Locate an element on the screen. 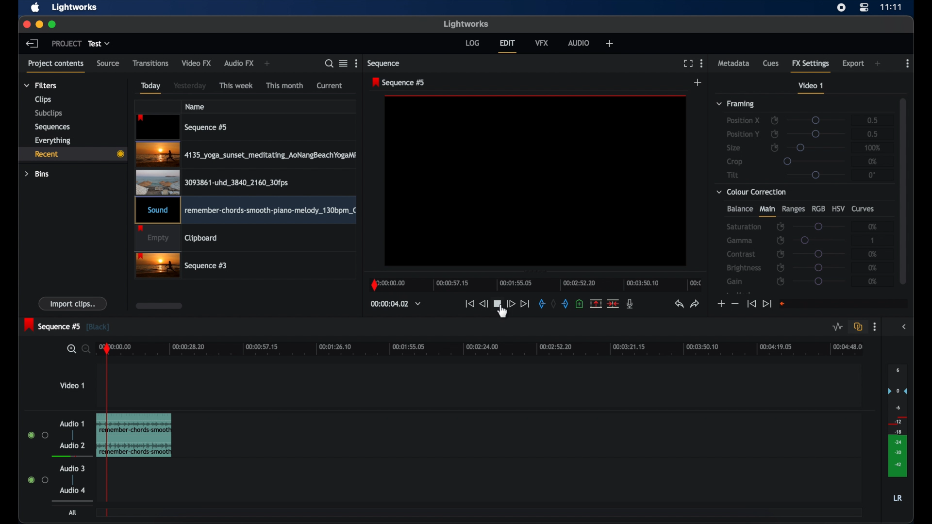 This screenshot has height=524, width=932. 0.5 is located at coordinates (873, 134).